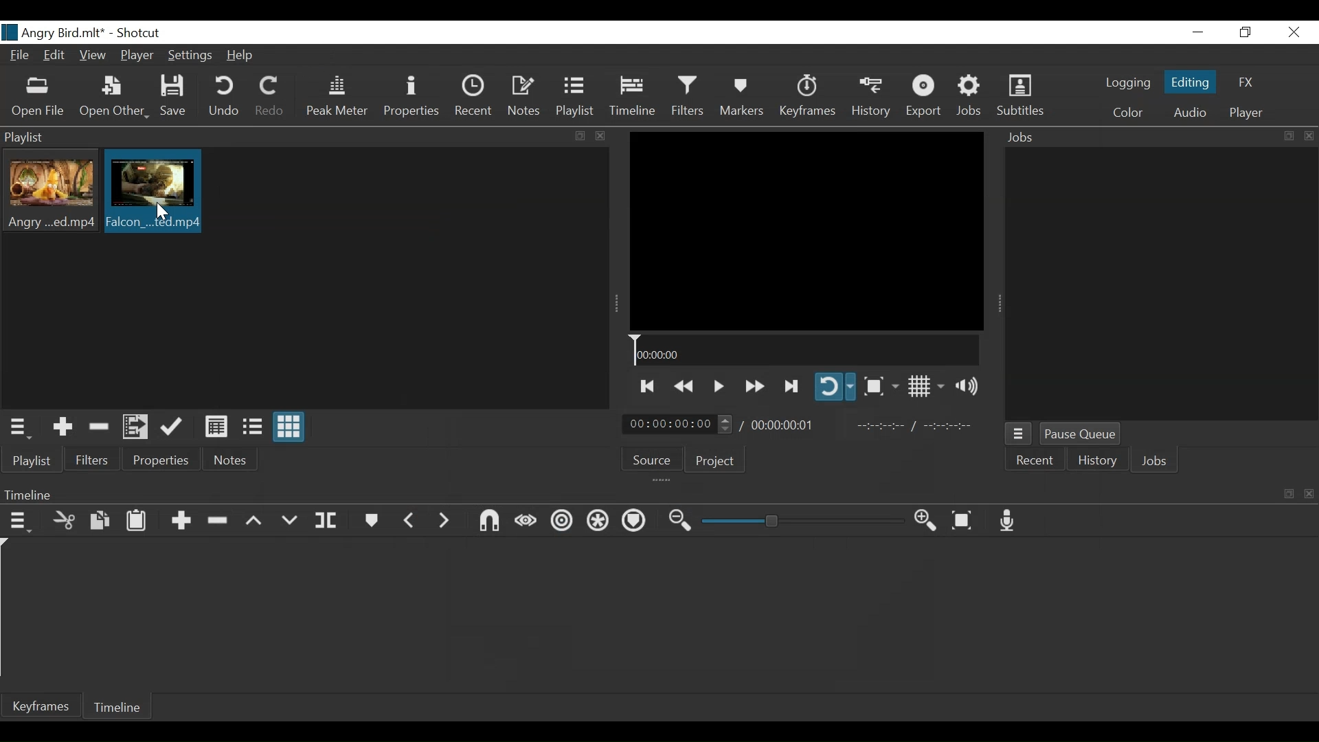  What do you see at coordinates (100, 427) in the screenshot?
I see `Remove Cut` at bounding box center [100, 427].